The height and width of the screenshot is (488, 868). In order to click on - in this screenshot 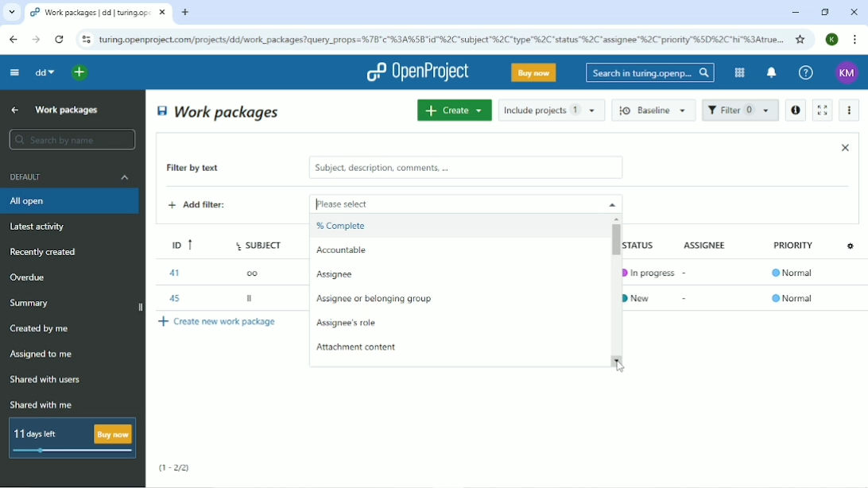, I will do `click(696, 273)`.